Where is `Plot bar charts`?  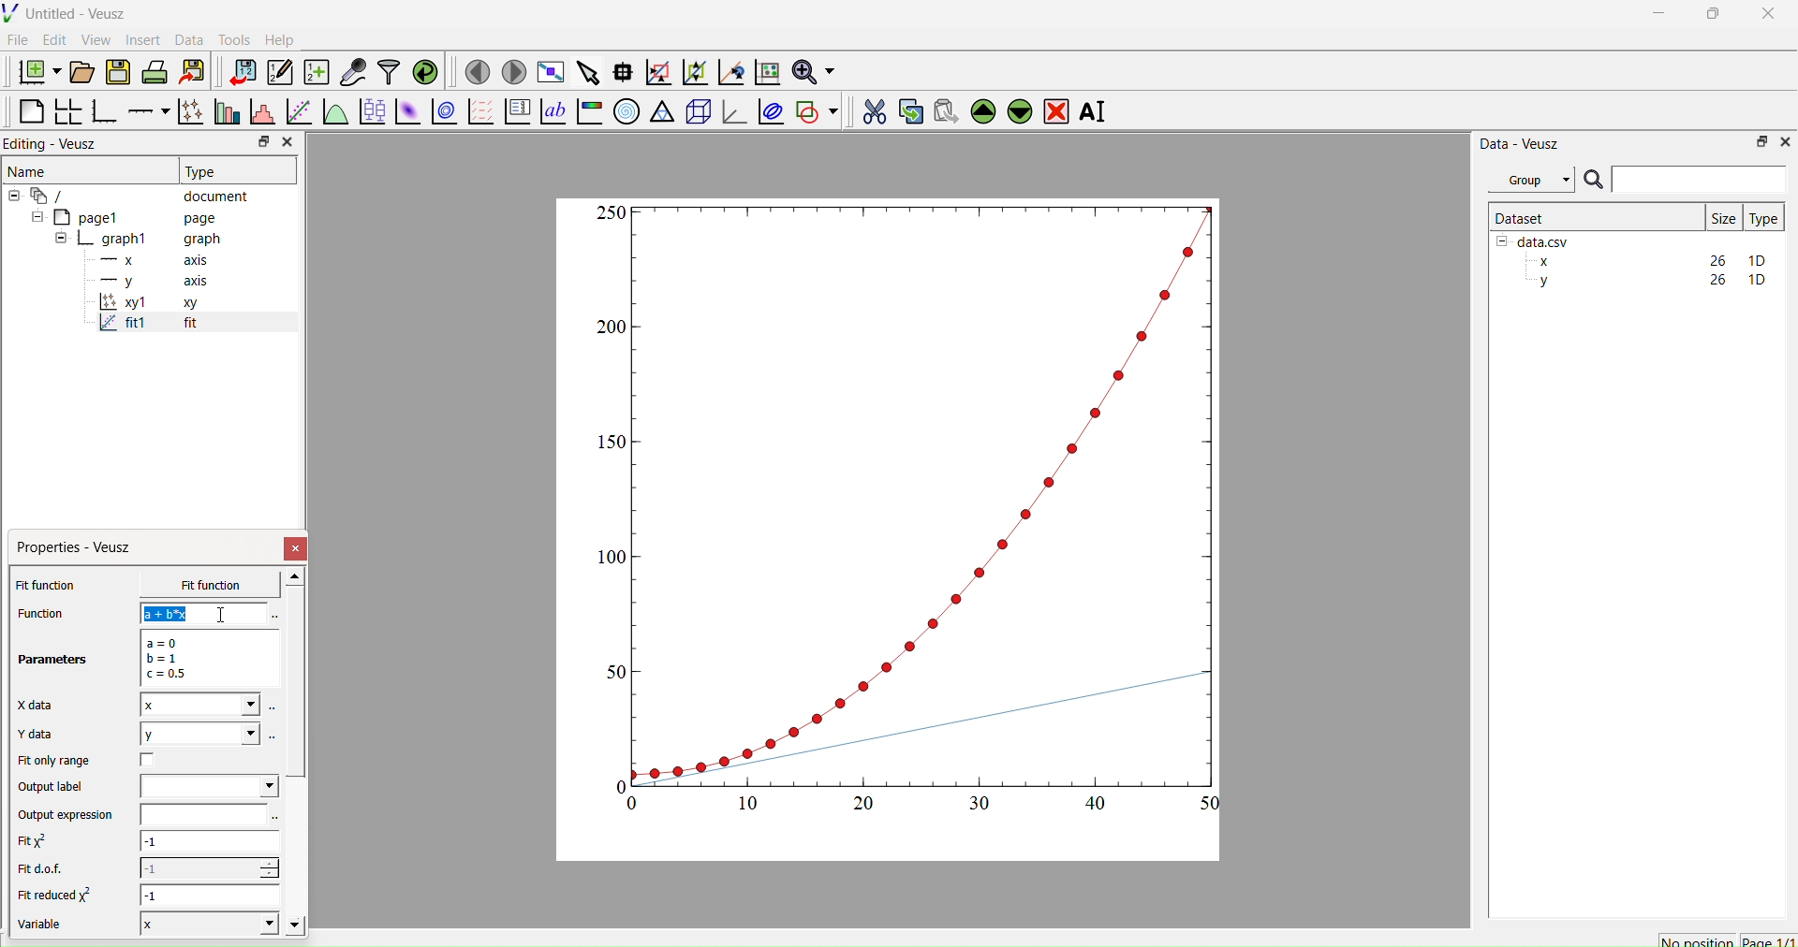
Plot bar charts is located at coordinates (225, 113).